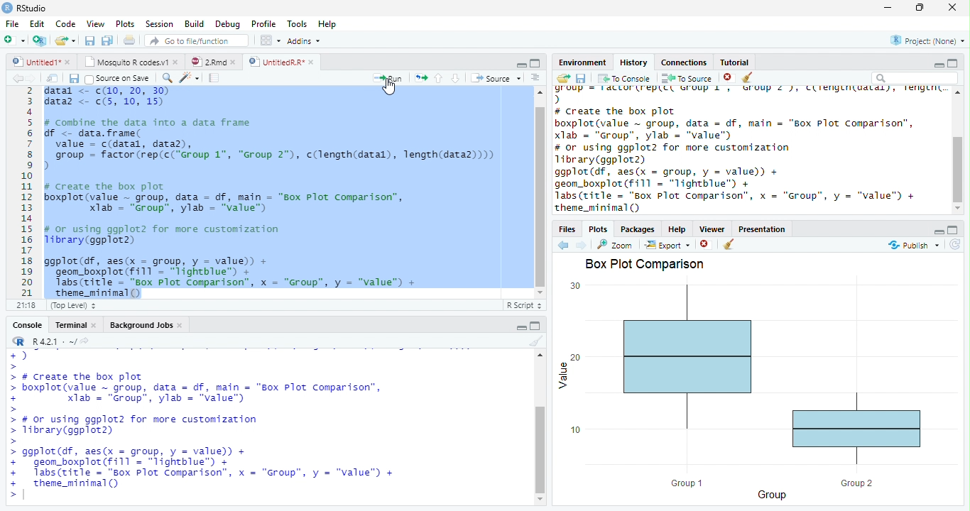 This screenshot has height=511, width=970. Describe the element at coordinates (119, 79) in the screenshot. I see `Source on Save` at that location.